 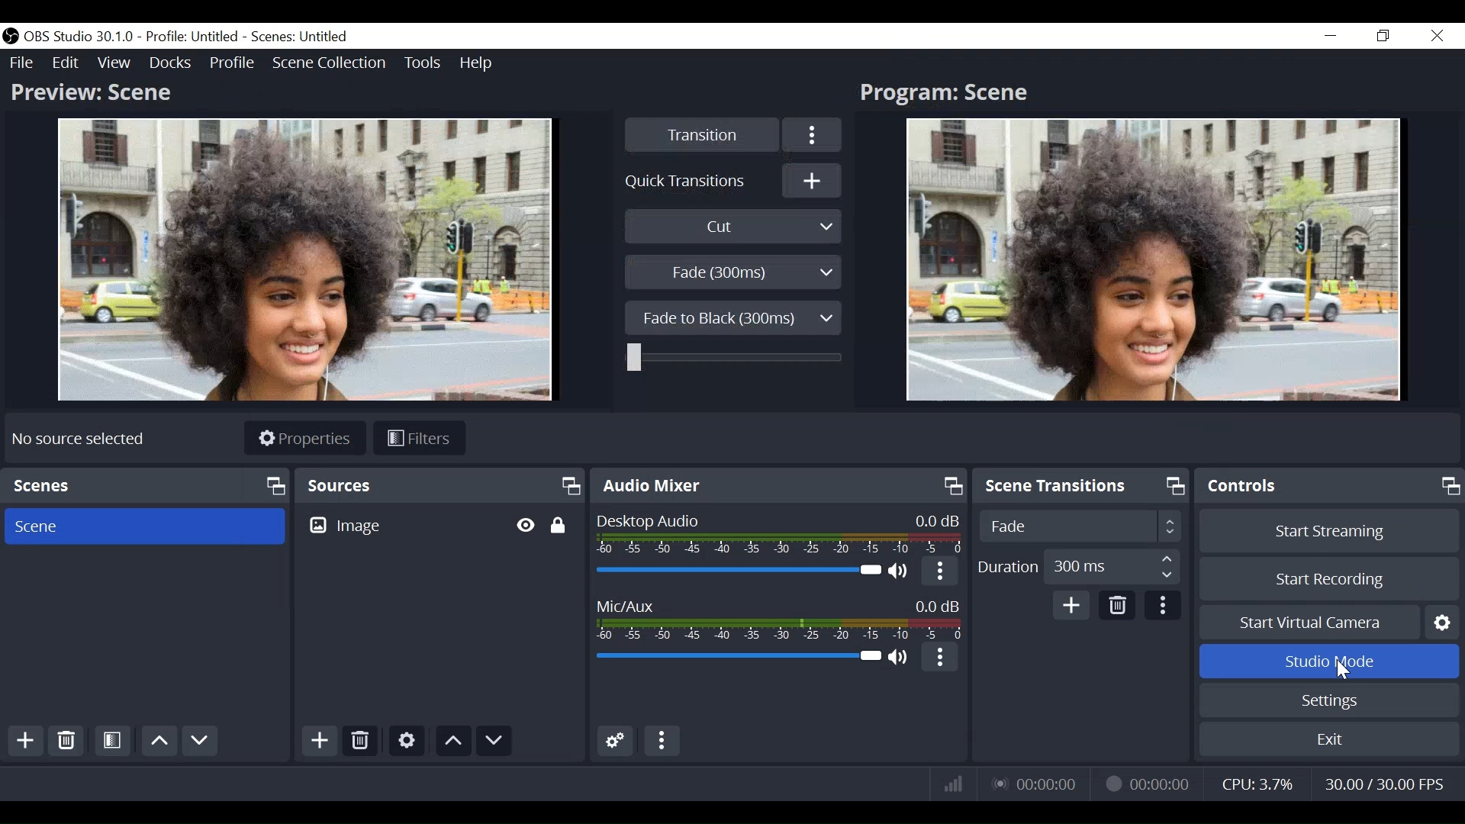 I want to click on File, so click(x=20, y=62).